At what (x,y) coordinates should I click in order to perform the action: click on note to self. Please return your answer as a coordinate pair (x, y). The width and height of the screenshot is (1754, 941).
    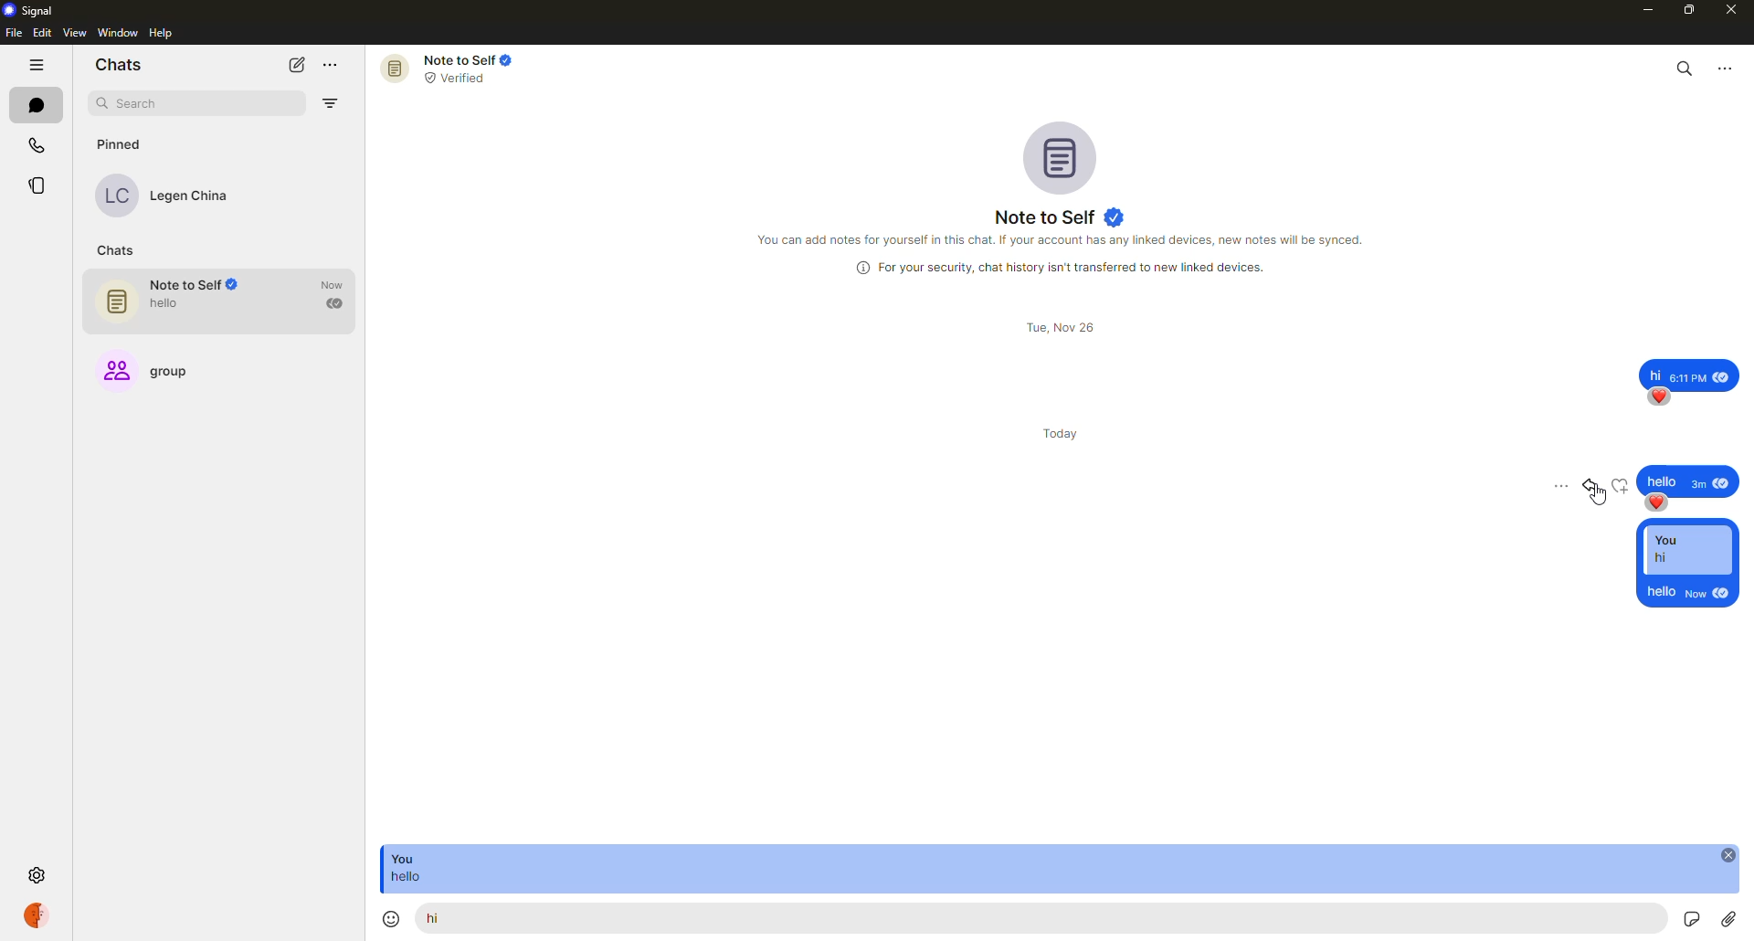
    Looking at the image, I should click on (1061, 214).